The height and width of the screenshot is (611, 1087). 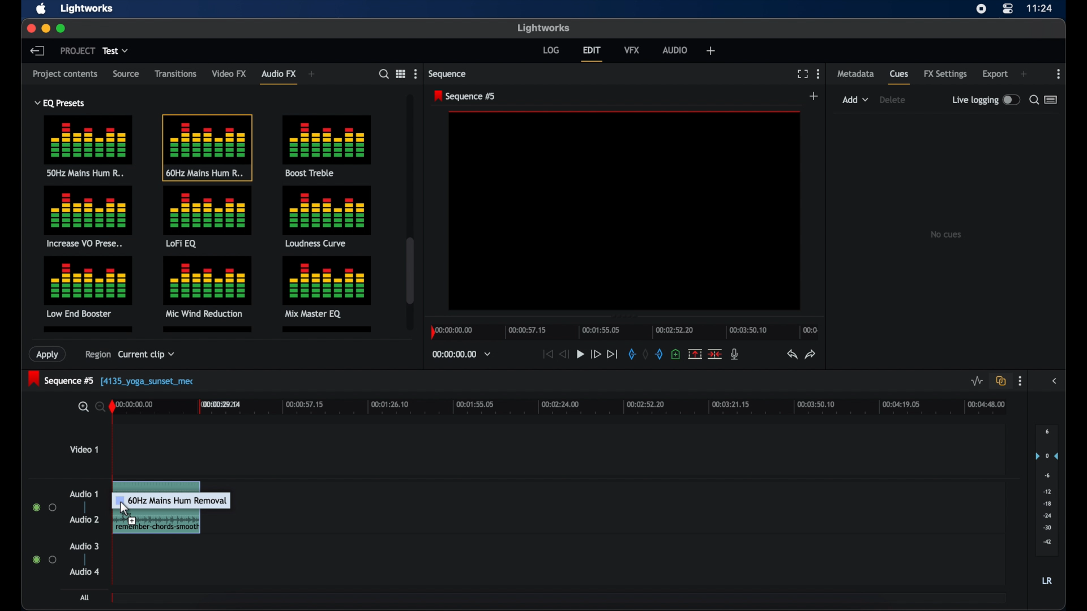 I want to click on LR, so click(x=1047, y=580).